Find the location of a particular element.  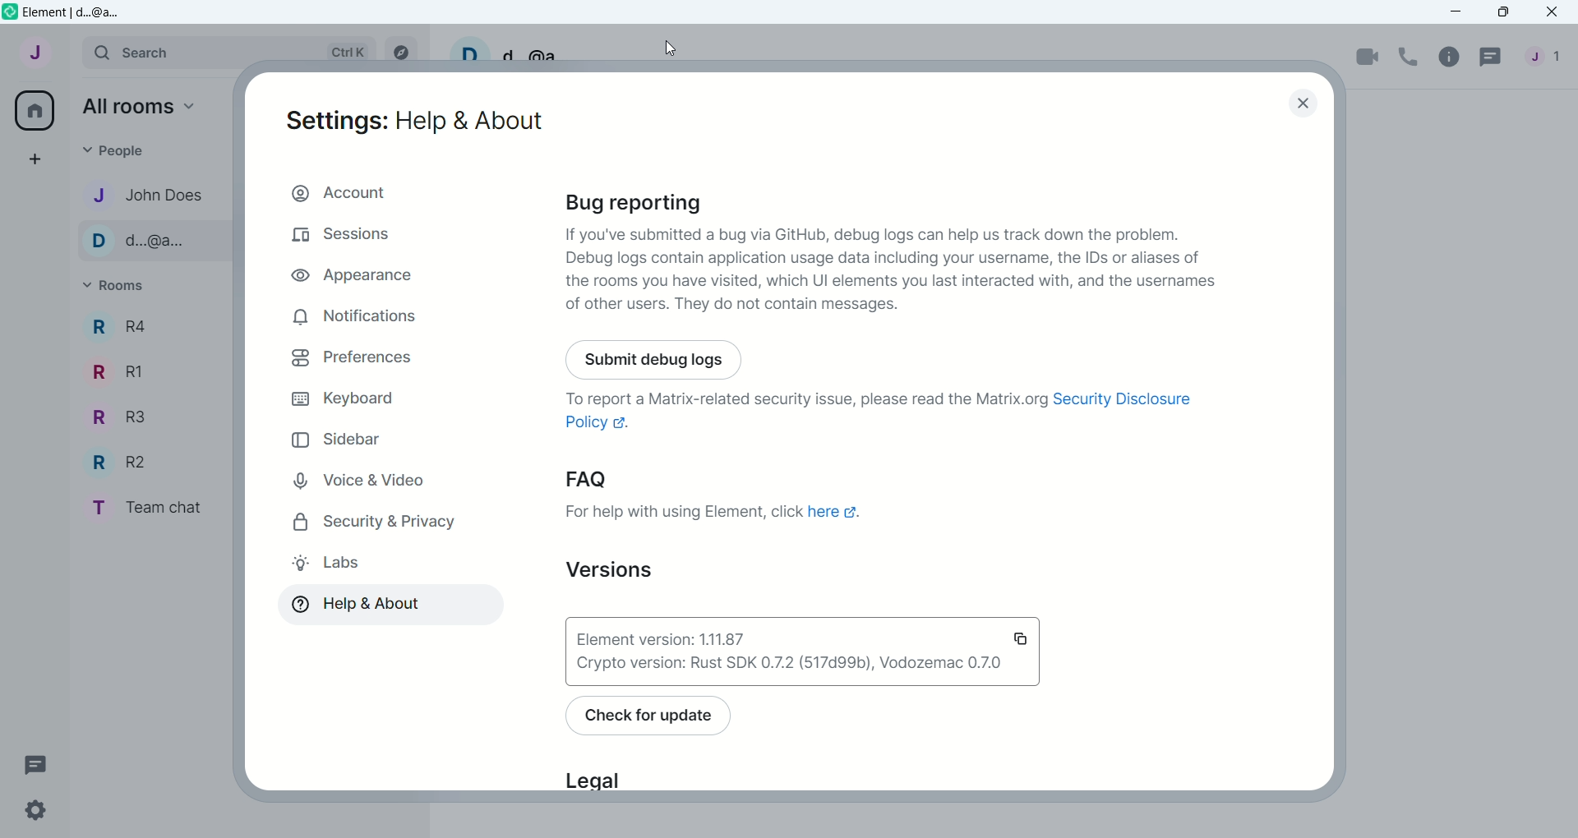

Appearance is located at coordinates (344, 277).